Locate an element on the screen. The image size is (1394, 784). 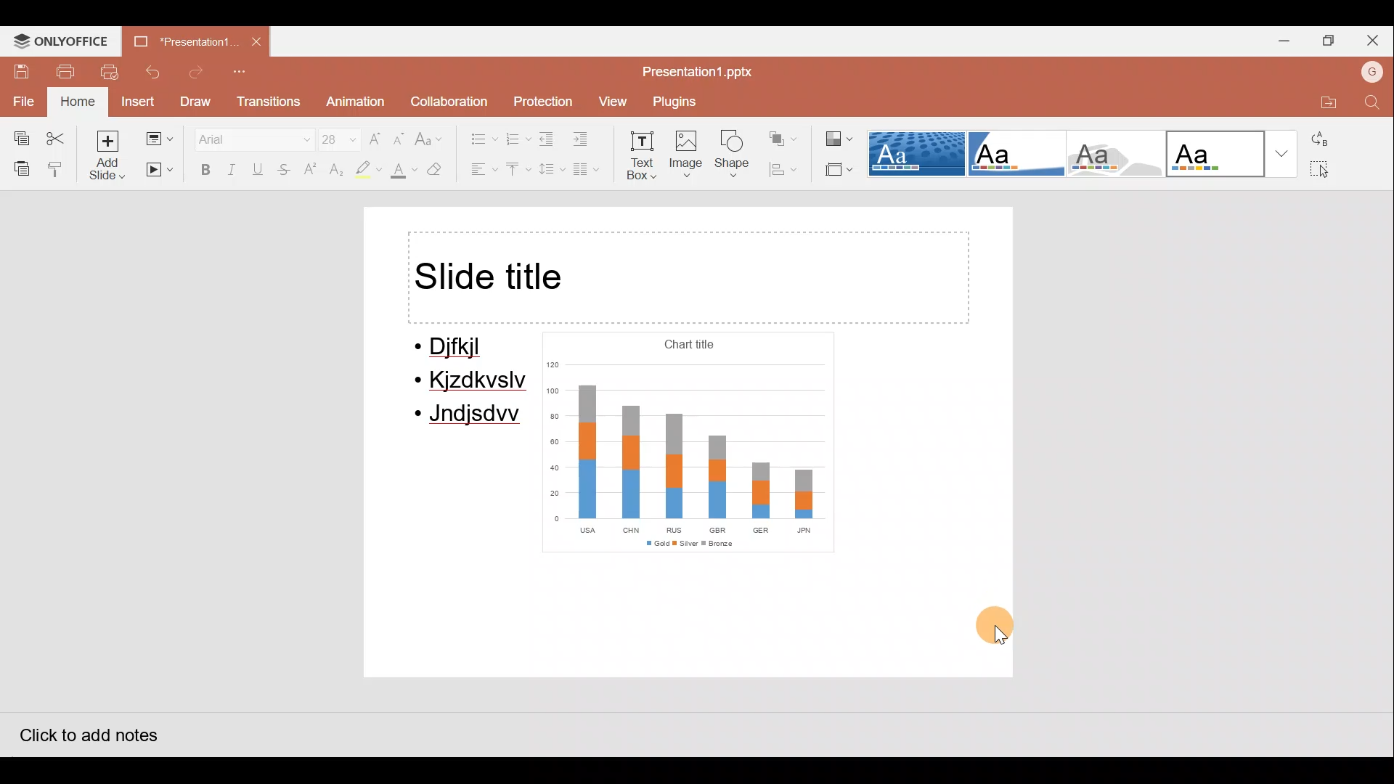
Clear style is located at coordinates (441, 171).